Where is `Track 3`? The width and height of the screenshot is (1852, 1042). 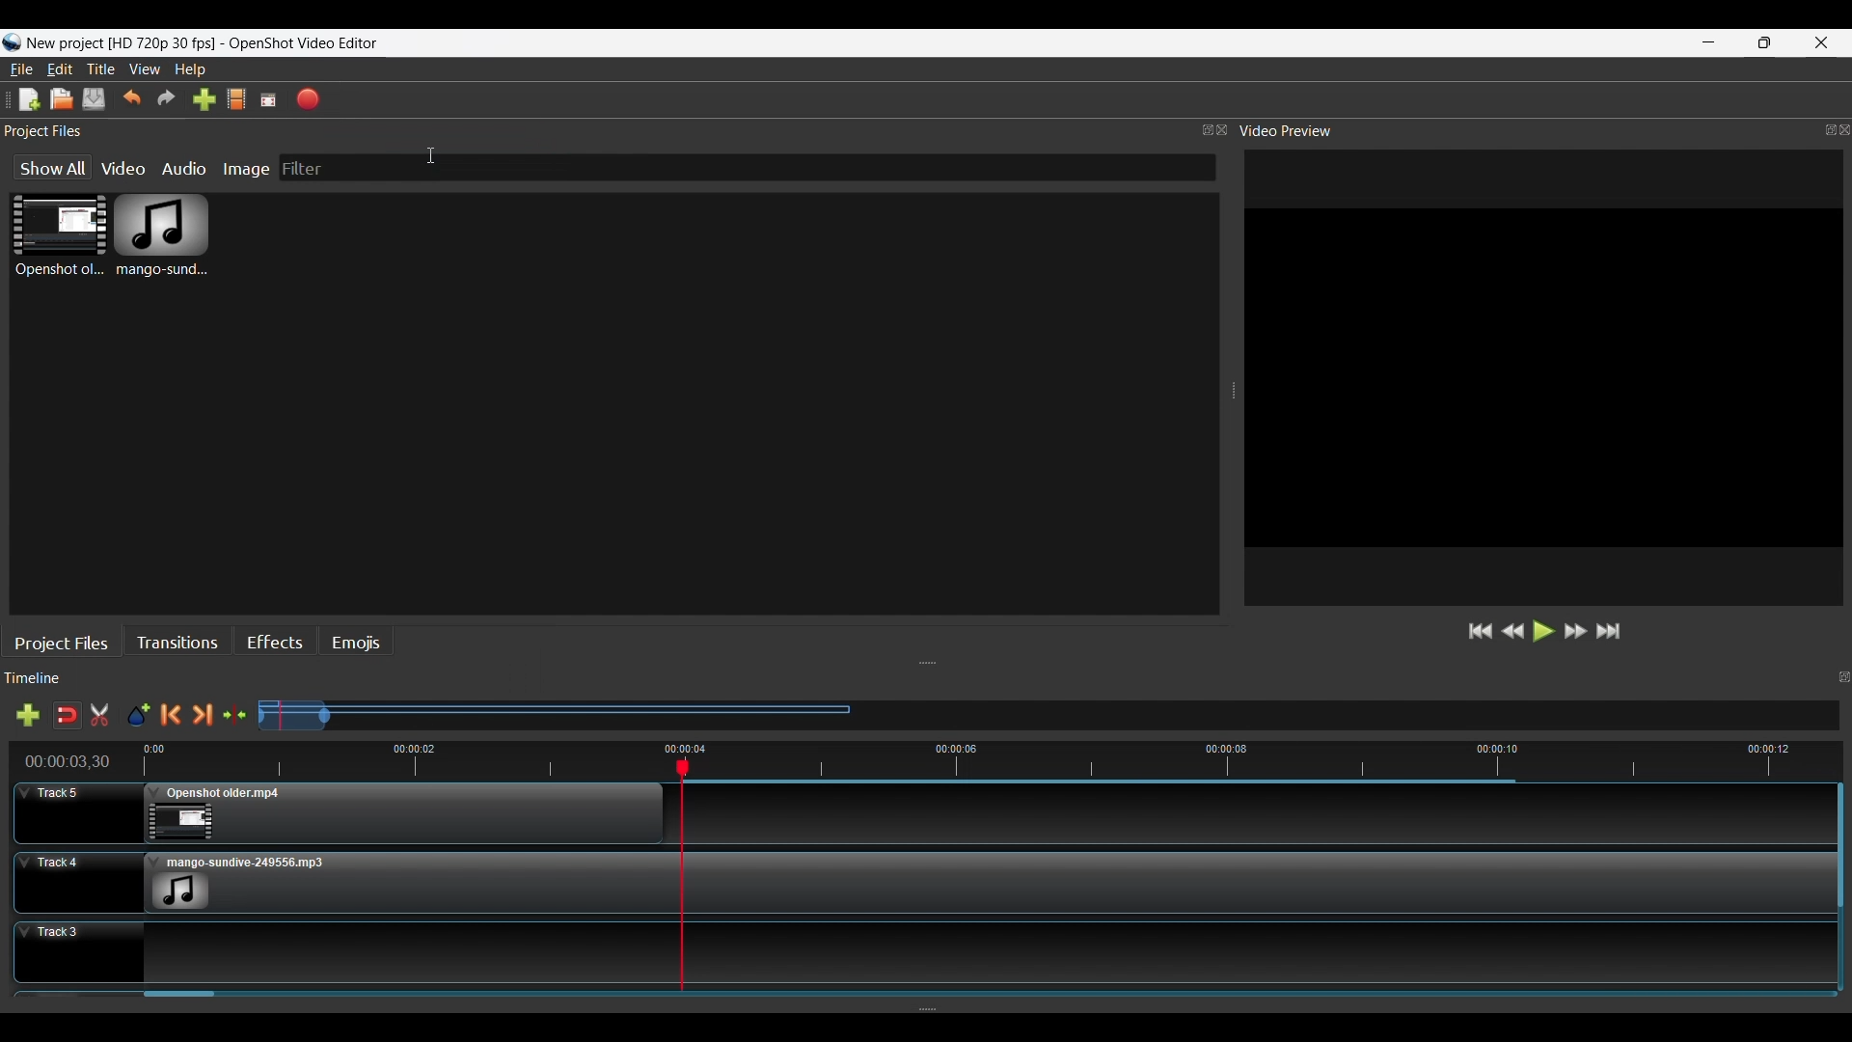 Track 3 is located at coordinates (335, 947).